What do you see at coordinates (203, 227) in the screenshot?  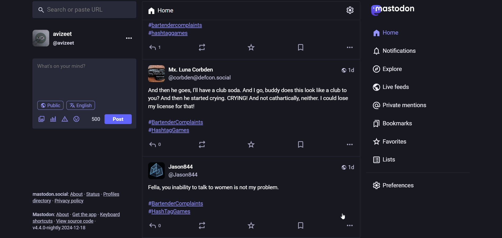 I see `boost` at bounding box center [203, 227].